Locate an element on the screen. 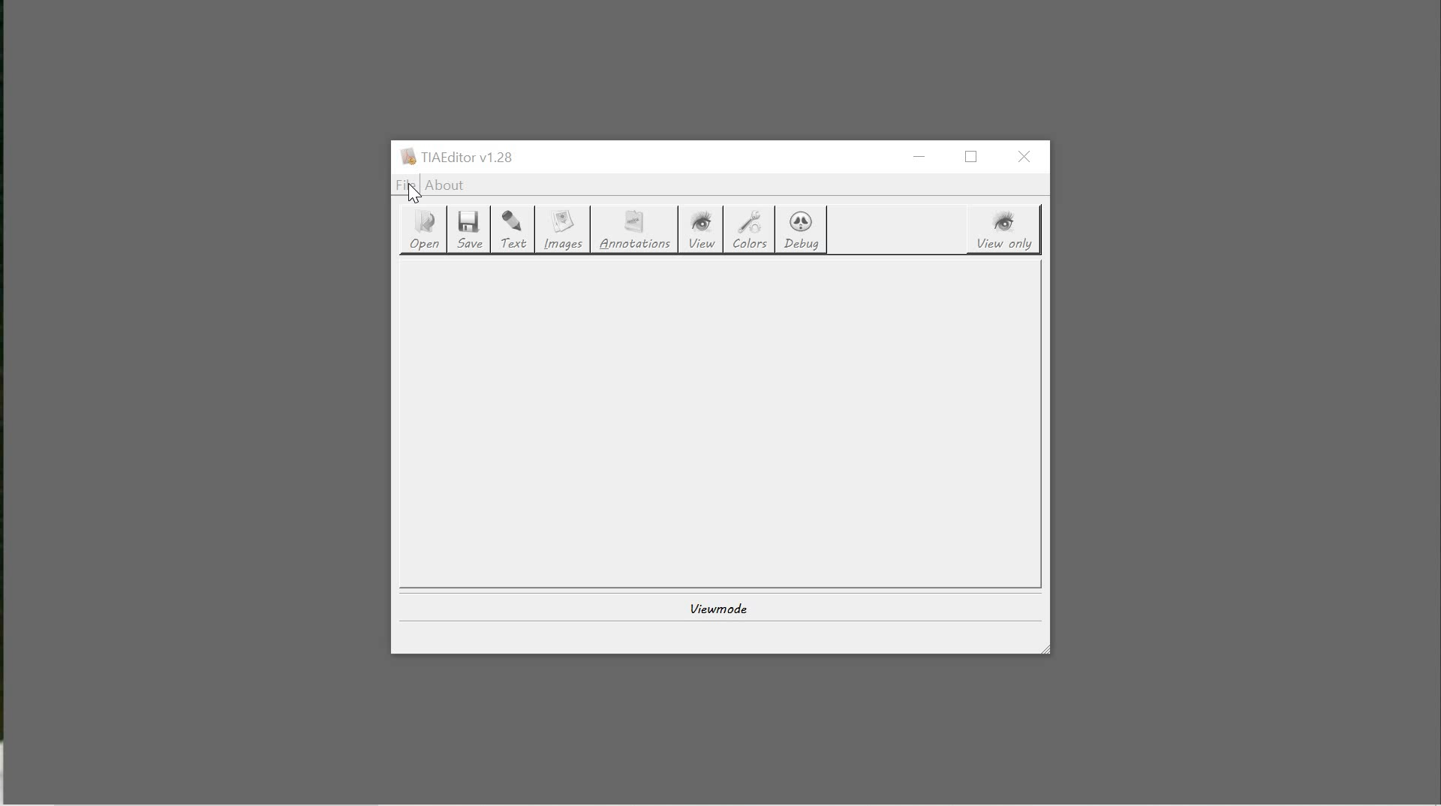  restore down is located at coordinates (976, 157).